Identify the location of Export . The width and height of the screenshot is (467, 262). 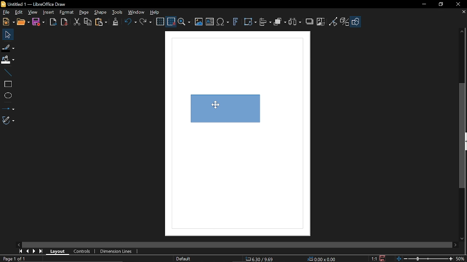
(53, 22).